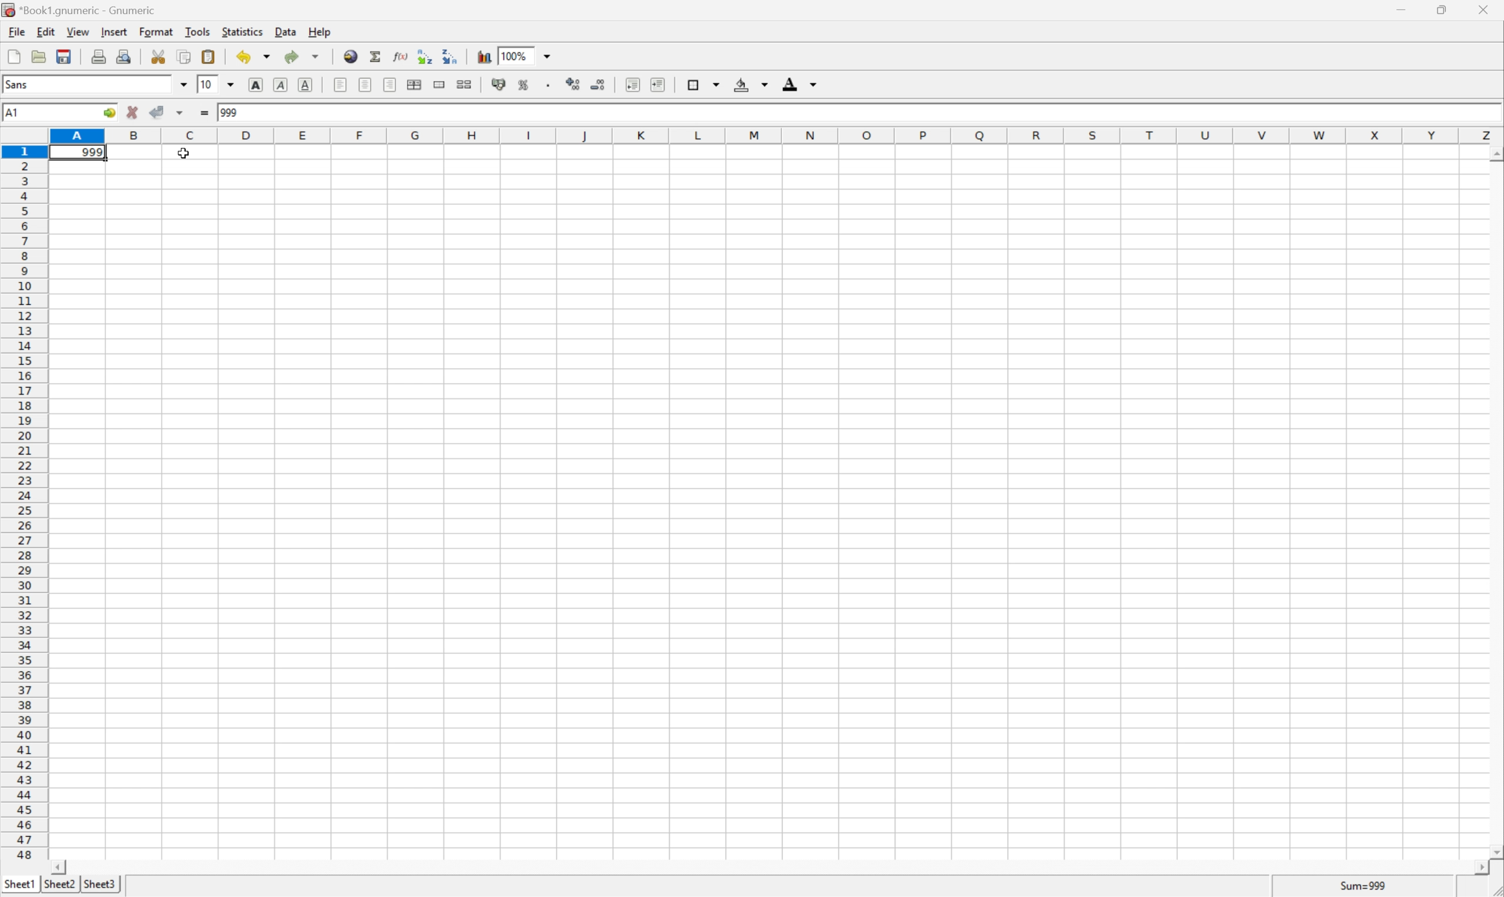 The image size is (1504, 897). What do you see at coordinates (598, 85) in the screenshot?
I see `decrease number of decimals displayed` at bounding box center [598, 85].